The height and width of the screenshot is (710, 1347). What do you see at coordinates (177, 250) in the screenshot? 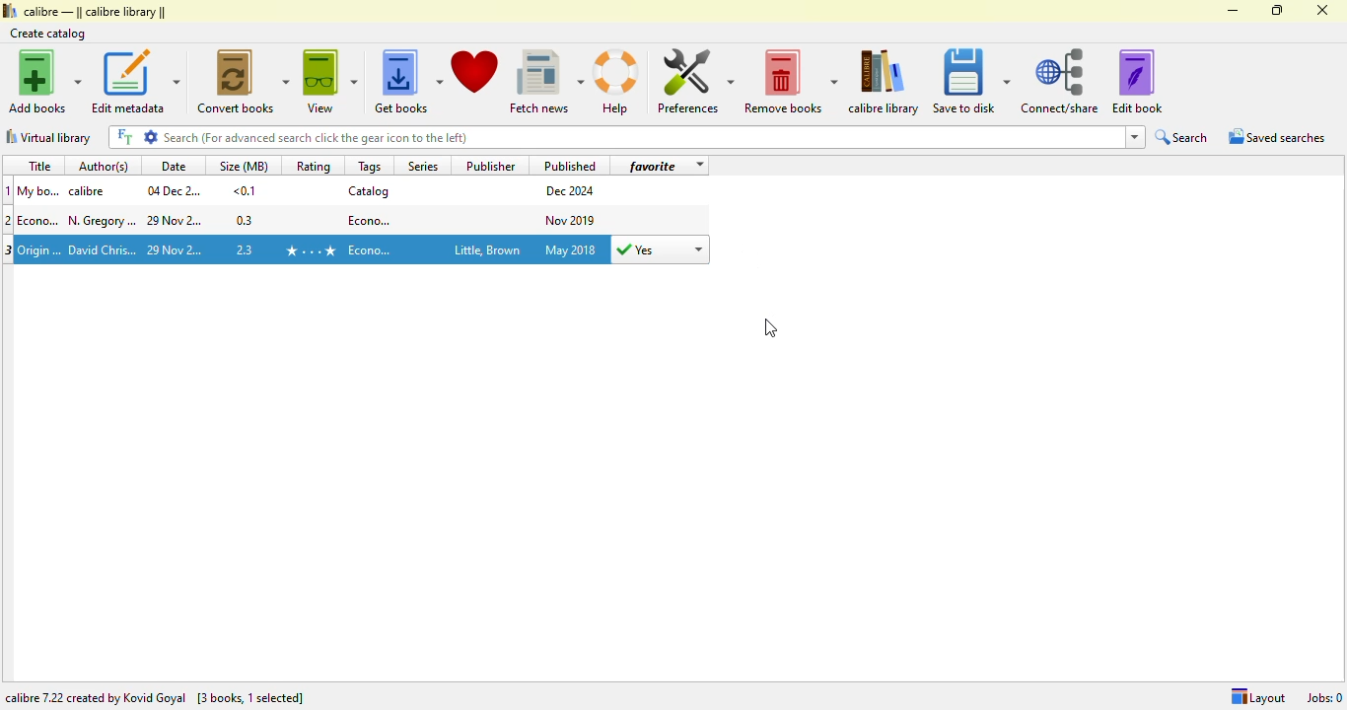
I see `date` at bounding box center [177, 250].